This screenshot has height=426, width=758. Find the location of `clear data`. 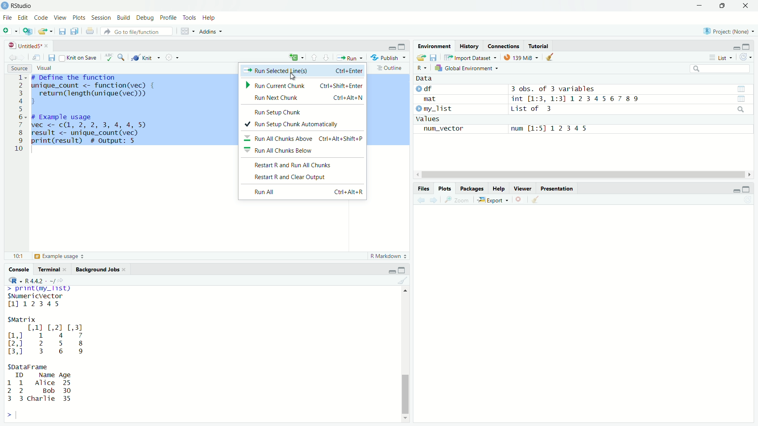

clear data is located at coordinates (551, 57).